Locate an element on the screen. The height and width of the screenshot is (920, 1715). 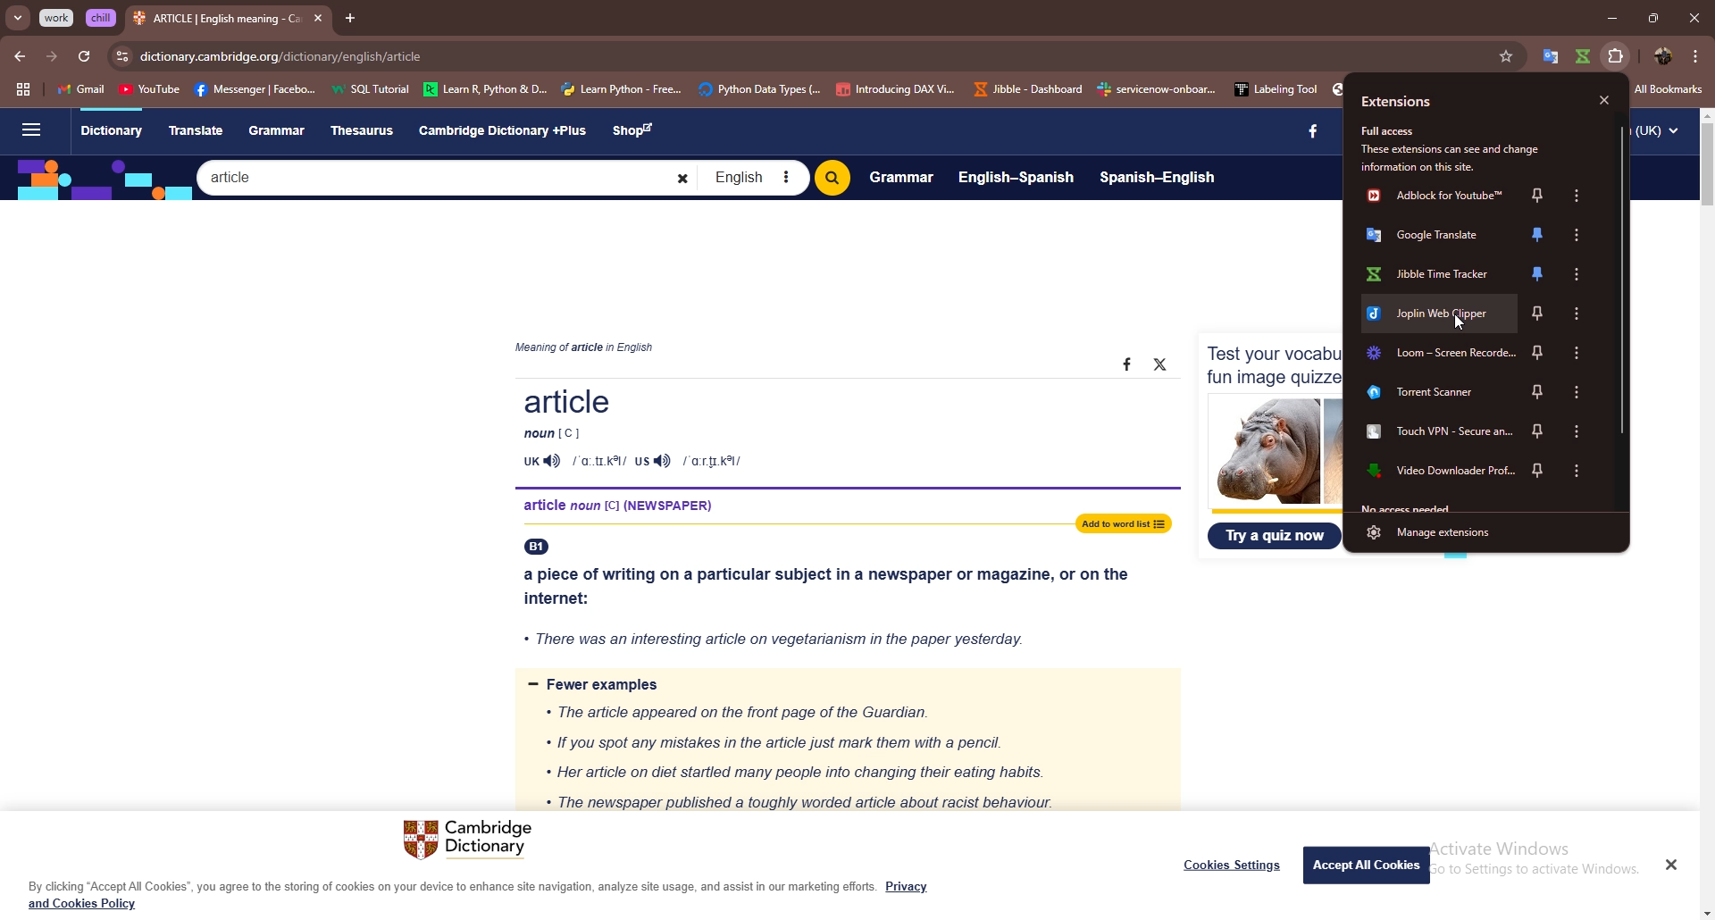
Thesaurus. is located at coordinates (367, 131).